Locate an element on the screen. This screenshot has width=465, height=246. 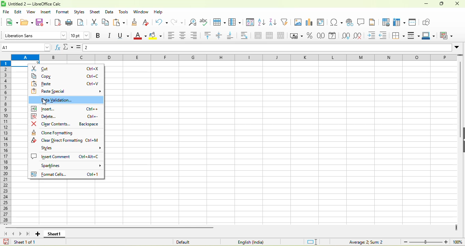
vertical scroll bar is located at coordinates (459, 102).